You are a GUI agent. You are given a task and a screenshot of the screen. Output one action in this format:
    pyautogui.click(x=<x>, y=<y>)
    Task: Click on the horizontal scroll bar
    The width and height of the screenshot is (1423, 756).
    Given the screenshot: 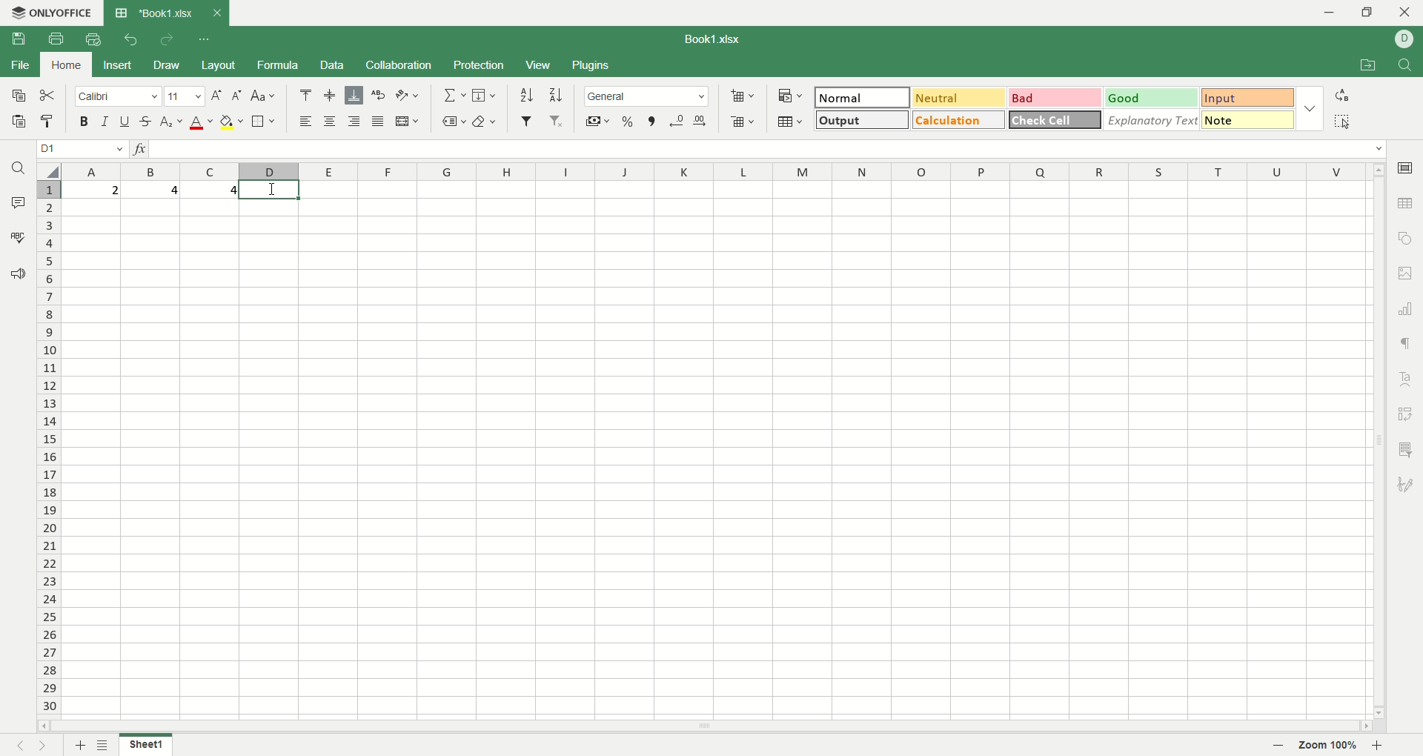 What is the action you would take?
    pyautogui.click(x=706, y=727)
    